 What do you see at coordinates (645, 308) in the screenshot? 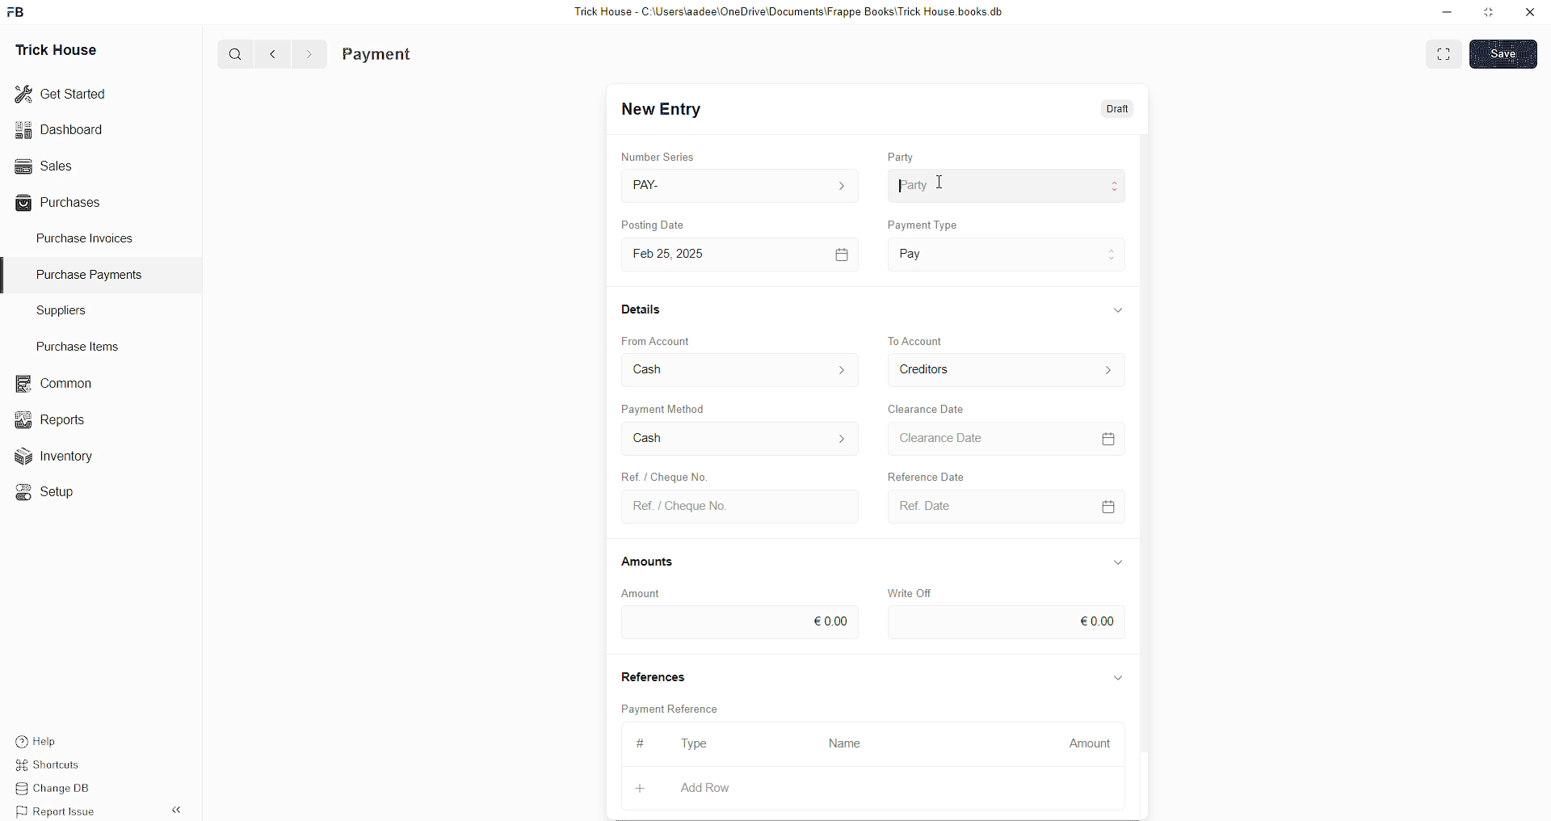
I see `Details` at bounding box center [645, 308].